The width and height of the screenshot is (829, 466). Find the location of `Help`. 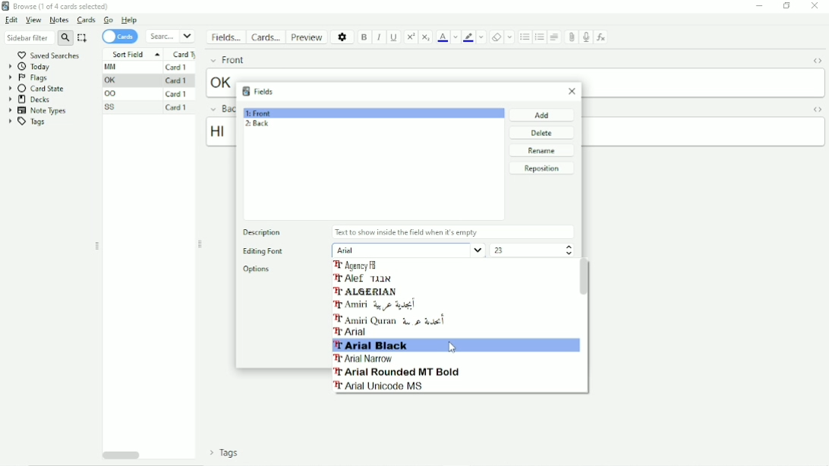

Help is located at coordinates (130, 20).